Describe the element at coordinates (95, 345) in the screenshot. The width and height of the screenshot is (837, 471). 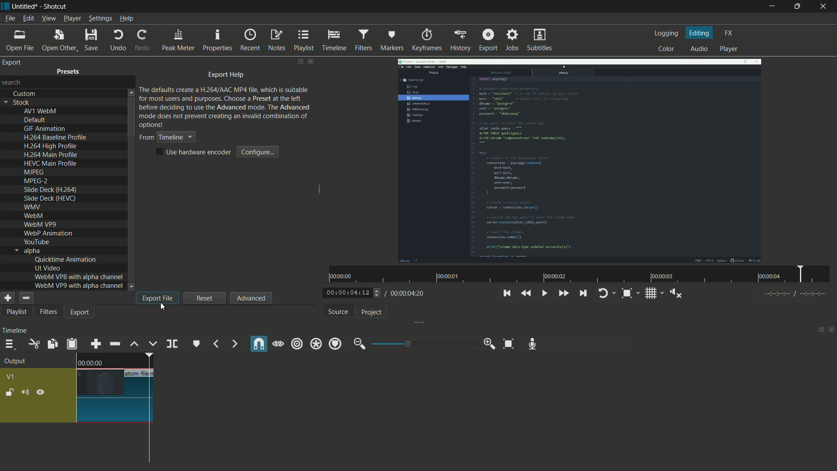
I see `append` at that location.